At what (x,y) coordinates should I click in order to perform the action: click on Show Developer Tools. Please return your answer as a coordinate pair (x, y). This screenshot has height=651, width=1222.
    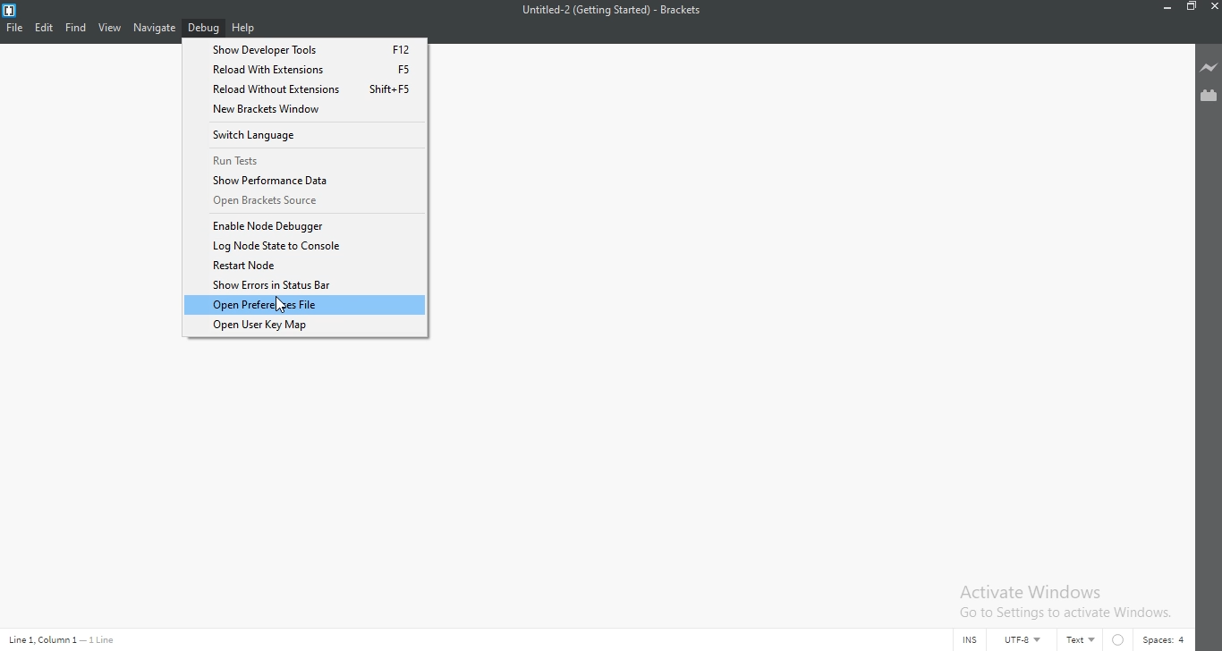
    Looking at the image, I should click on (305, 47).